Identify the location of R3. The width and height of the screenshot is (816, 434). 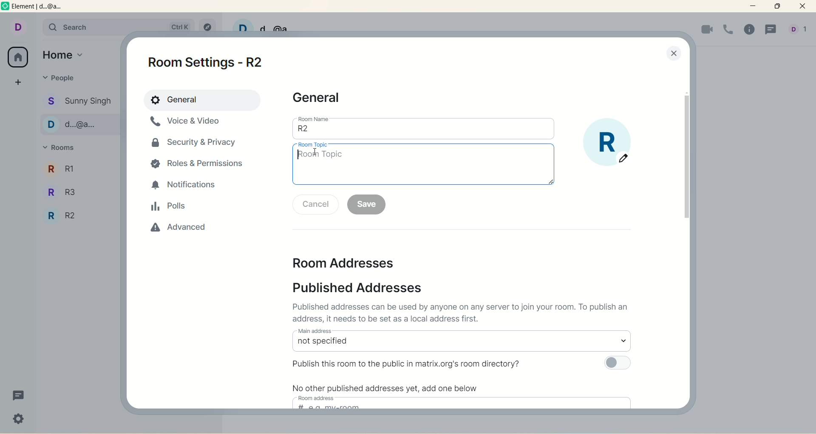
(76, 190).